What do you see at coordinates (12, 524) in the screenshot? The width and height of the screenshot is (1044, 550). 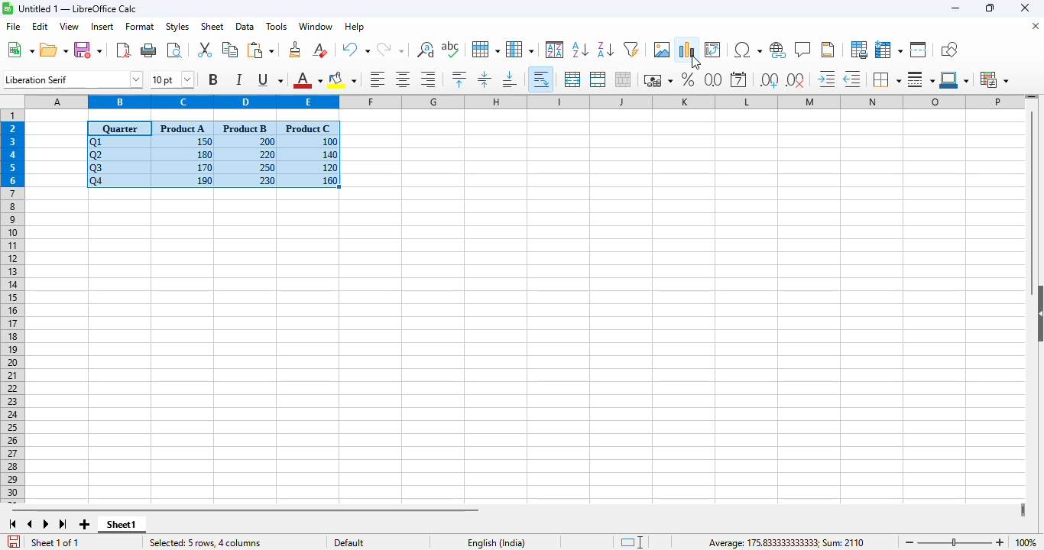 I see `scroll to first sheet` at bounding box center [12, 524].